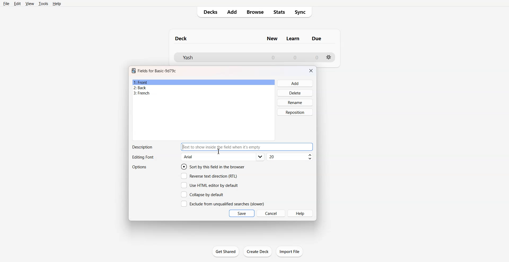 Image resolution: width=509 pixels, height=262 pixels. I want to click on Text 1, so click(157, 71).